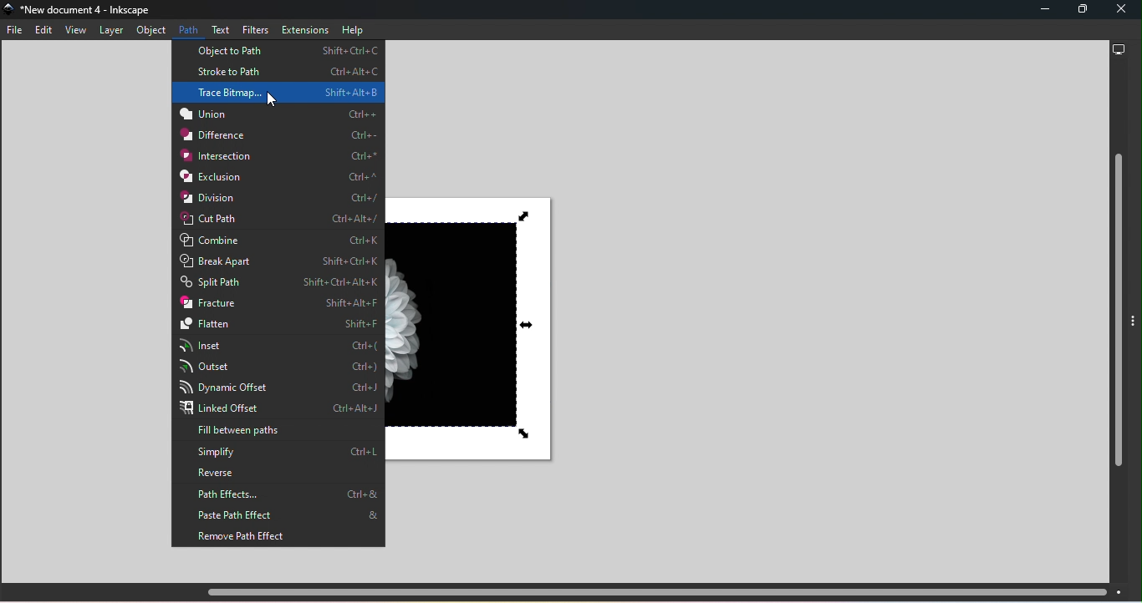 The width and height of the screenshot is (1142, 603). Describe the element at coordinates (43, 31) in the screenshot. I see `Edit` at that location.